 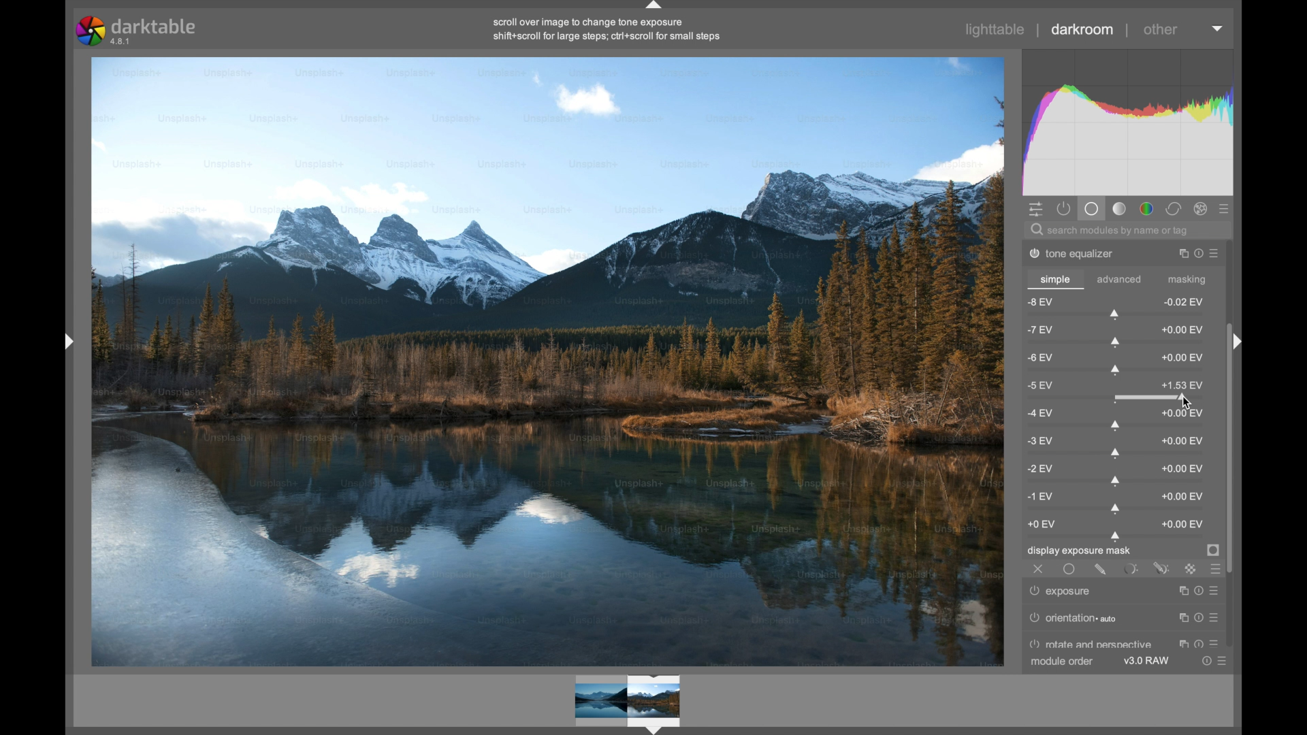 What do you see at coordinates (1174, 209) in the screenshot?
I see `correct` at bounding box center [1174, 209].